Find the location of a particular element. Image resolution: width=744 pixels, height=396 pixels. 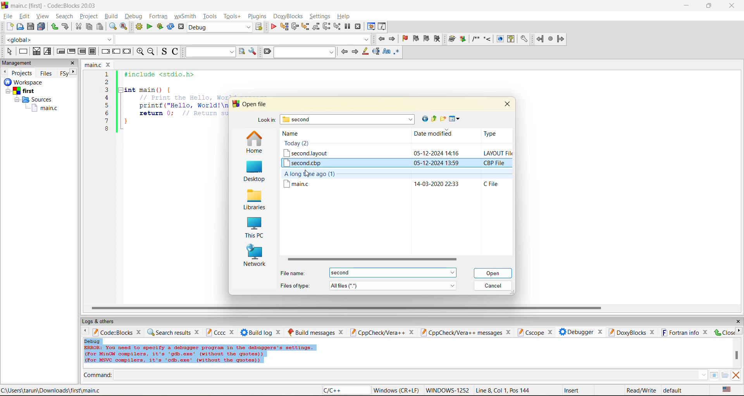

next bookmark is located at coordinates (427, 38).